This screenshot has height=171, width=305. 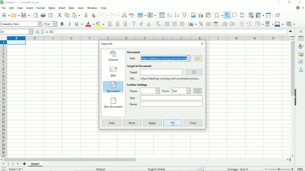 I want to click on Toggle print preview, so click(x=51, y=15).